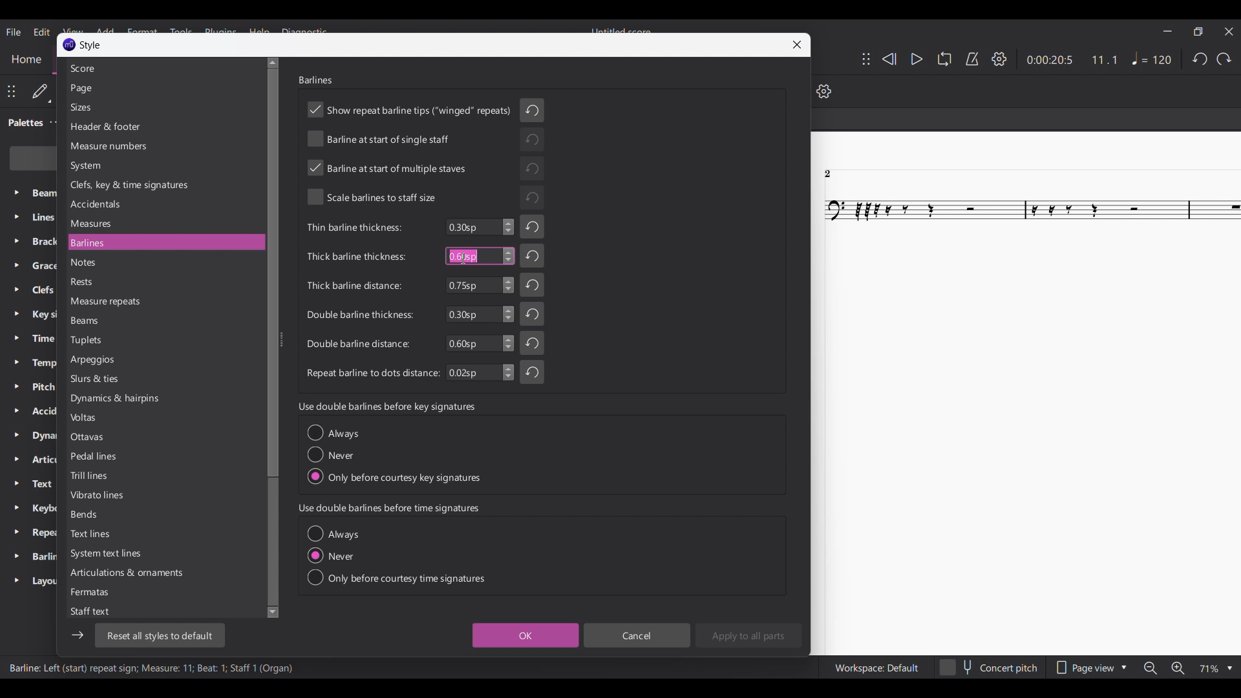 This screenshot has height=698, width=1241. Describe the element at coordinates (1229, 31) in the screenshot. I see `Close interface` at that location.